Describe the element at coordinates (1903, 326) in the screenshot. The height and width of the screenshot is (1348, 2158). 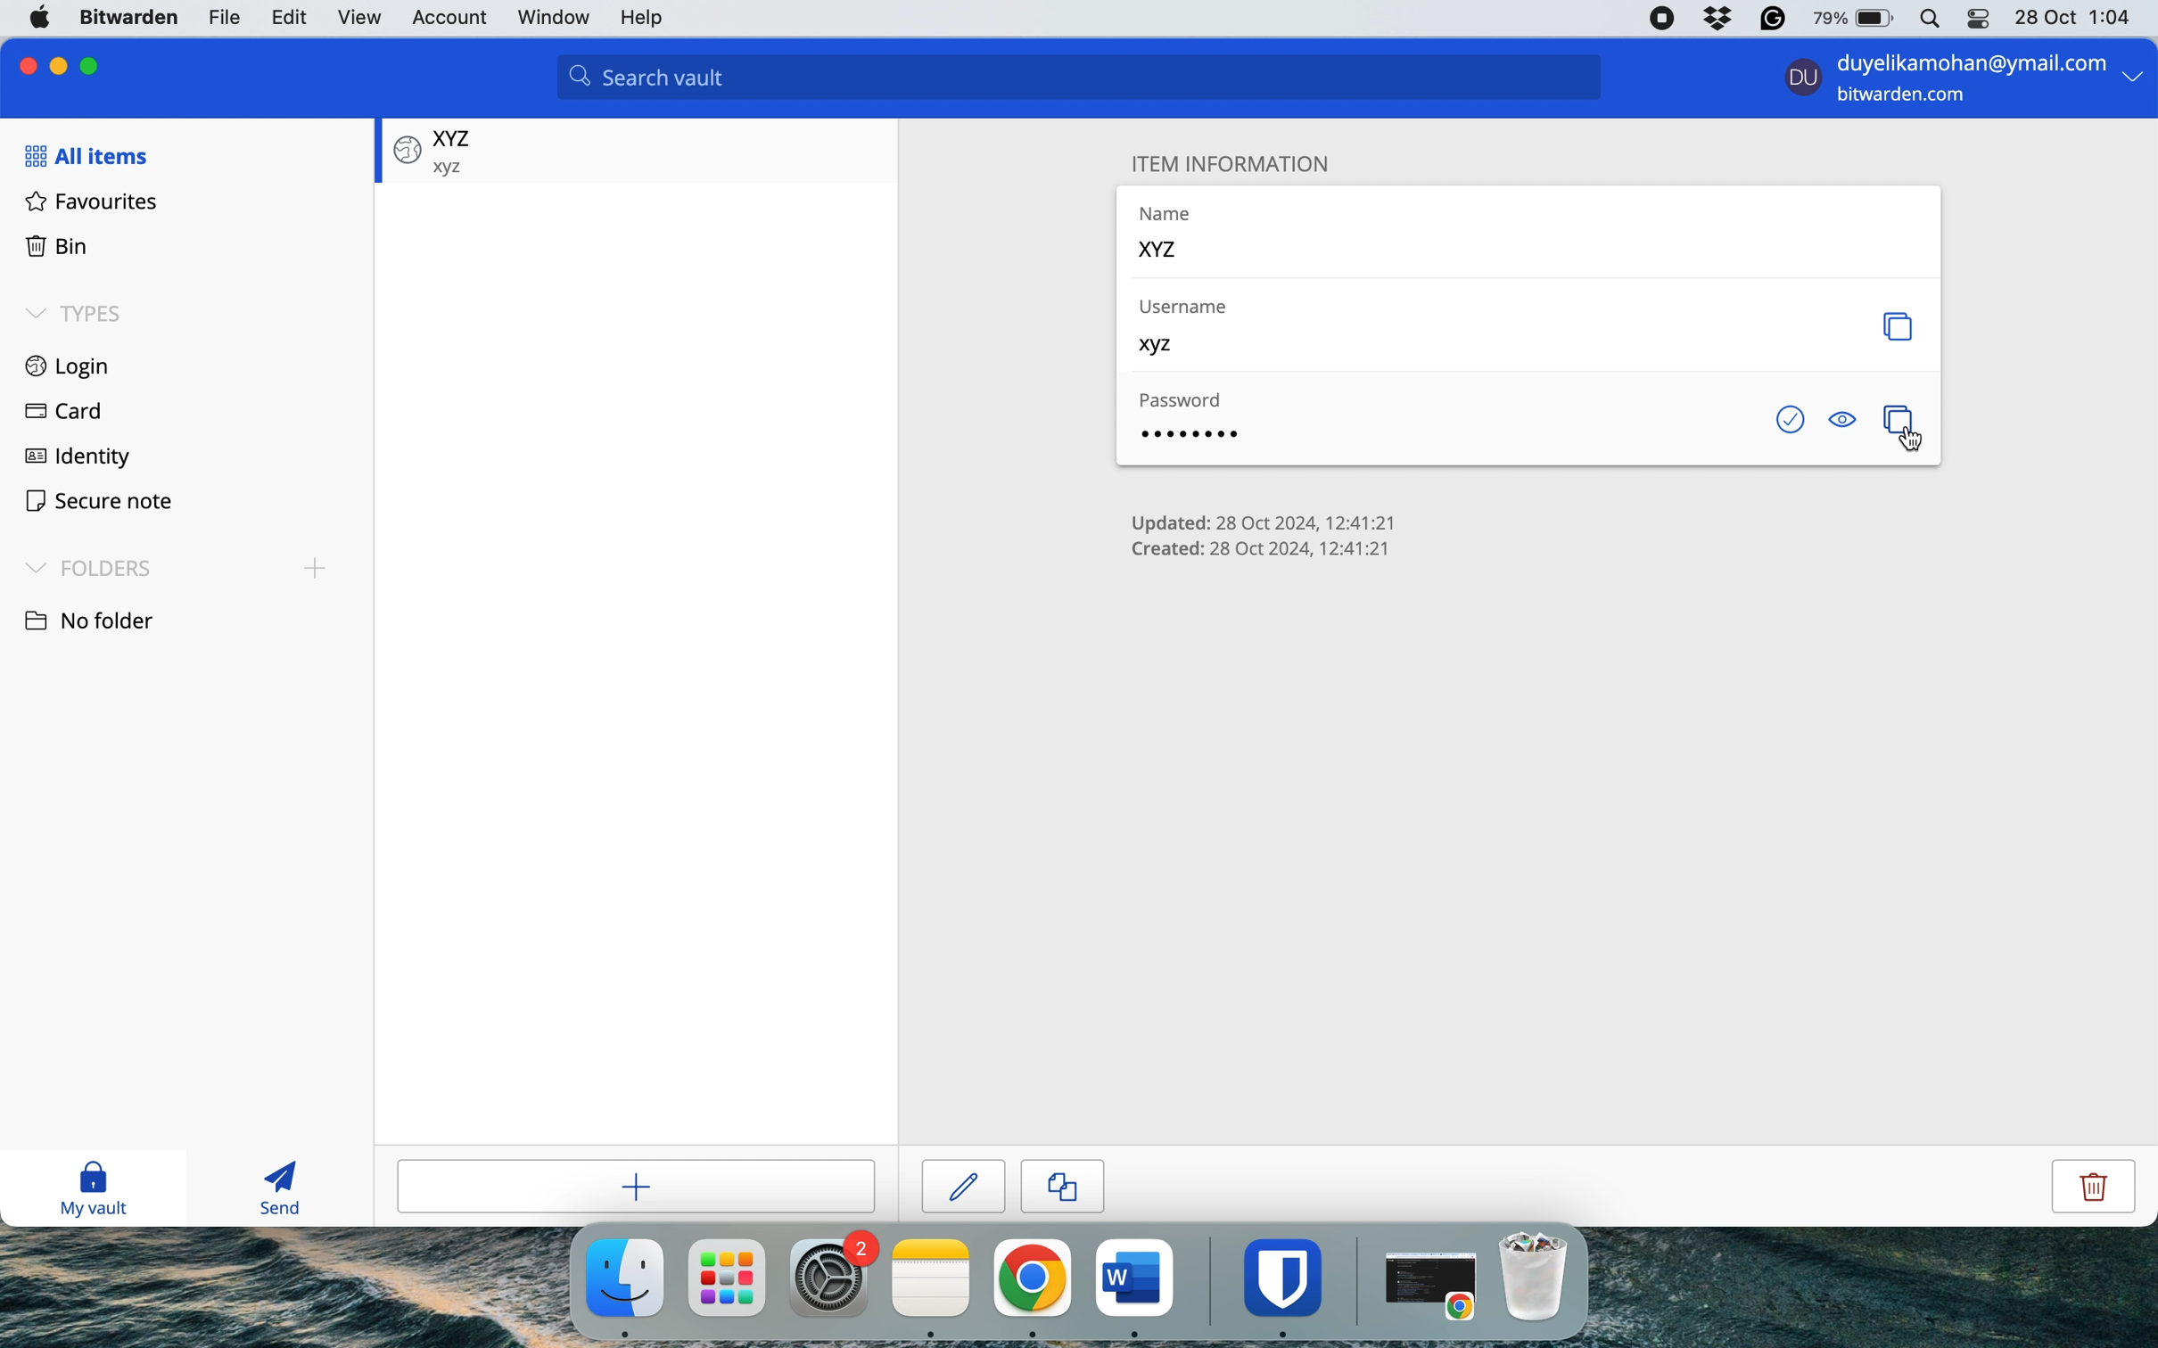
I see `copy` at that location.